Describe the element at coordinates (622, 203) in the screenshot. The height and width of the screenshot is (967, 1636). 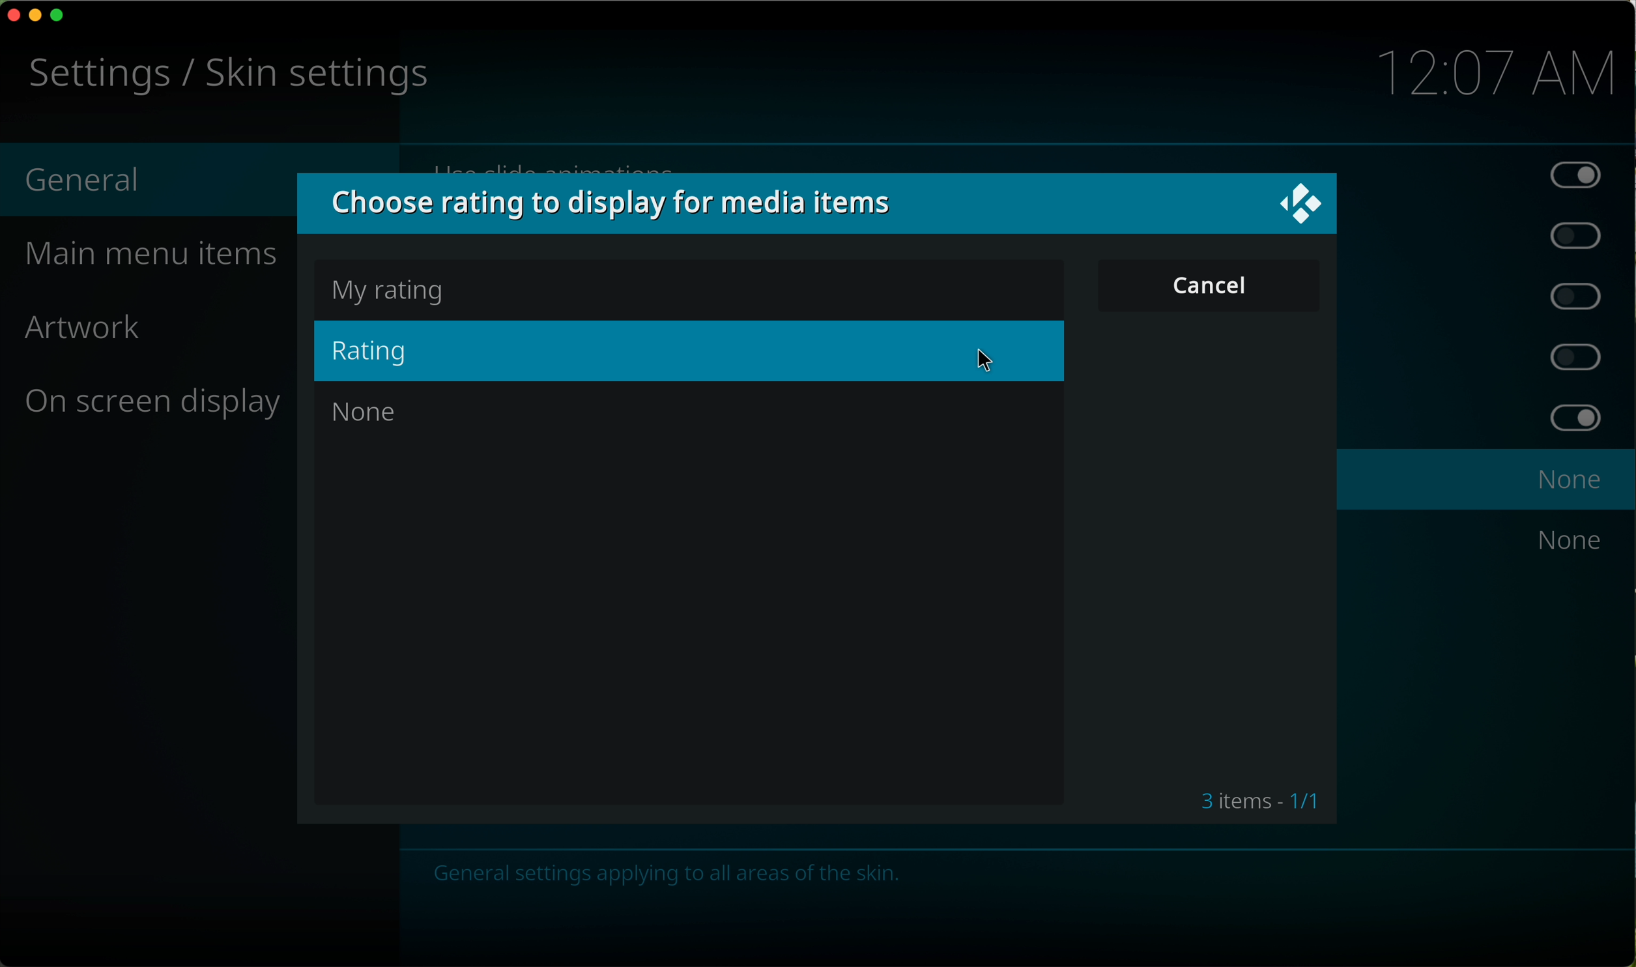
I see `choose rating to display for media items` at that location.